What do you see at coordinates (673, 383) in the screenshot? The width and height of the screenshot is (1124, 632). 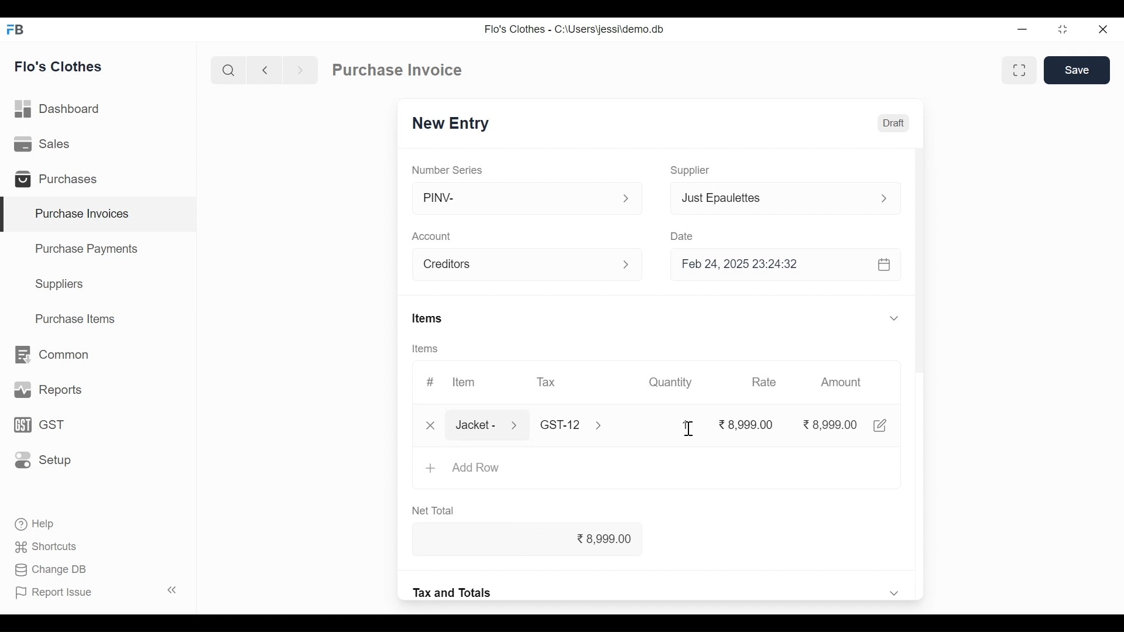 I see `Quantity` at bounding box center [673, 383].